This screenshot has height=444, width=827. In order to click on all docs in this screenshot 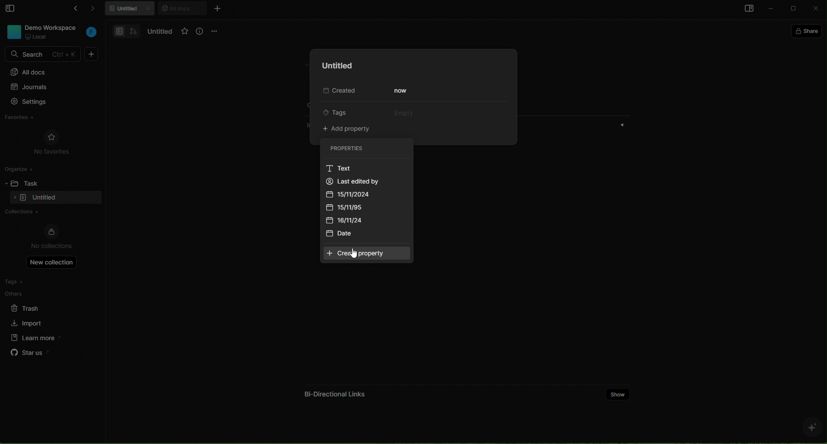, I will do `click(51, 71)`.